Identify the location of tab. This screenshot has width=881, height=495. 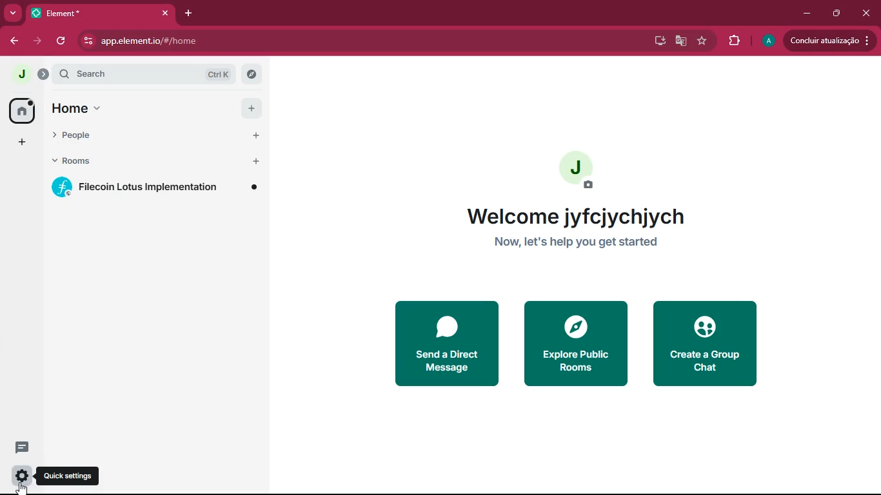
(83, 13).